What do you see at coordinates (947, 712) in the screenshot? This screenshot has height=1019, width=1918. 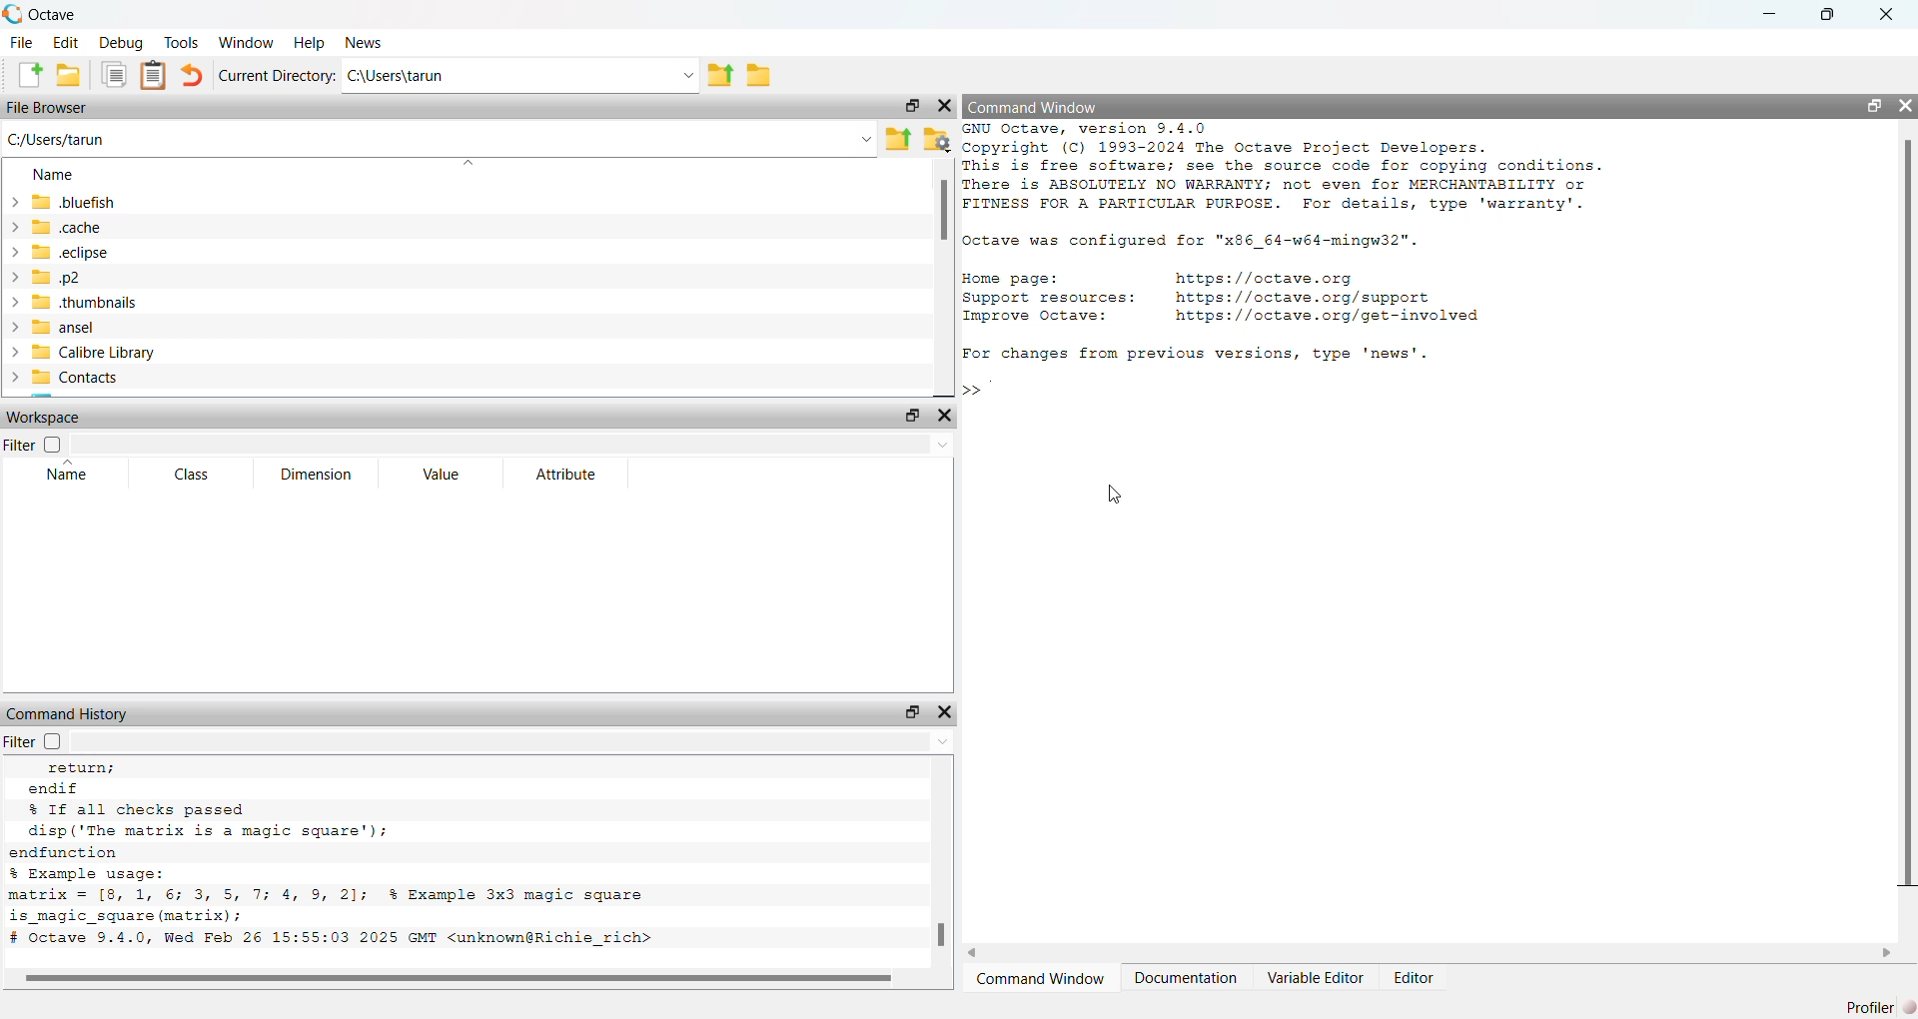 I see `close` at bounding box center [947, 712].